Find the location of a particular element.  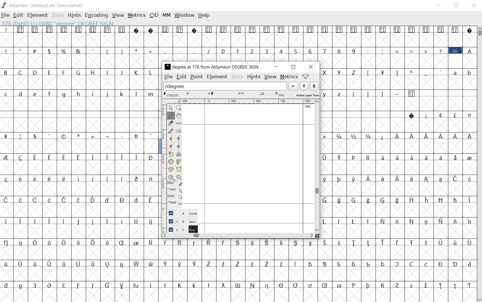

active layer: foreground is located at coordinates (241, 94).